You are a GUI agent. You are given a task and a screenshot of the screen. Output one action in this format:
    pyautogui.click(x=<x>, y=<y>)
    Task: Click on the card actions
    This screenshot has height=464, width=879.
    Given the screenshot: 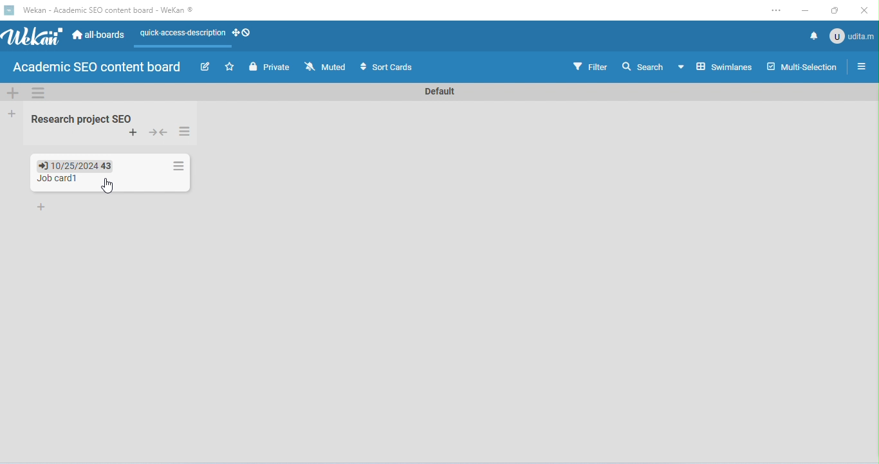 What is the action you would take?
    pyautogui.click(x=178, y=166)
    